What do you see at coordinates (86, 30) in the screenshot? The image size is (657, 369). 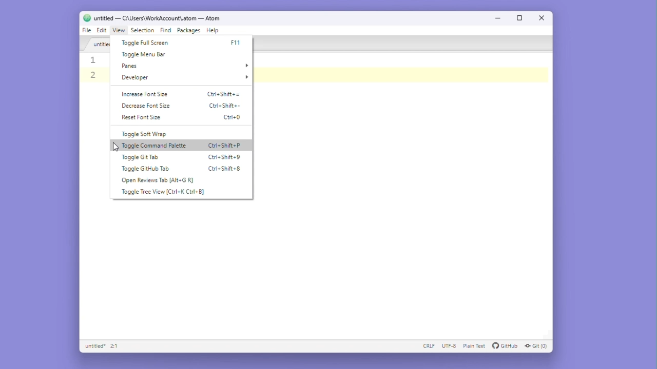 I see `file` at bounding box center [86, 30].